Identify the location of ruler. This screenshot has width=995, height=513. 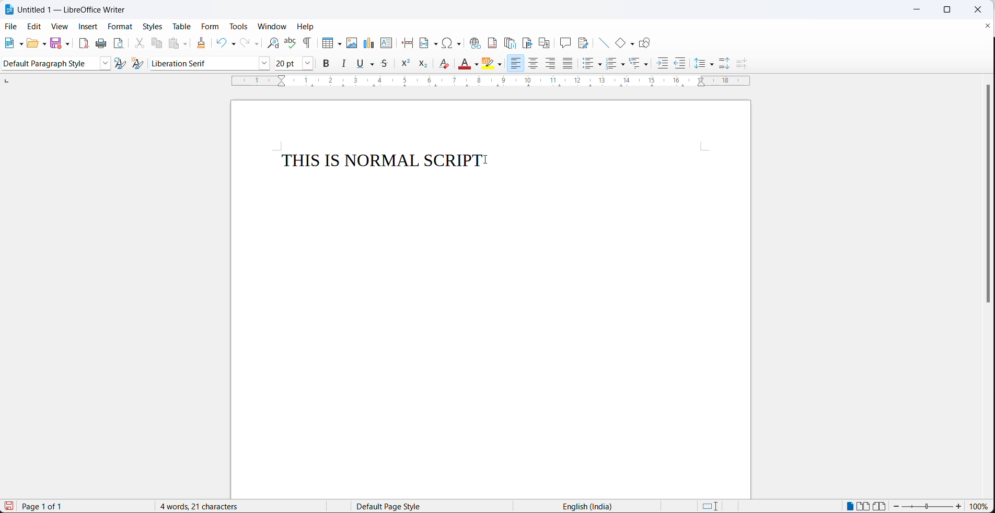
(494, 84).